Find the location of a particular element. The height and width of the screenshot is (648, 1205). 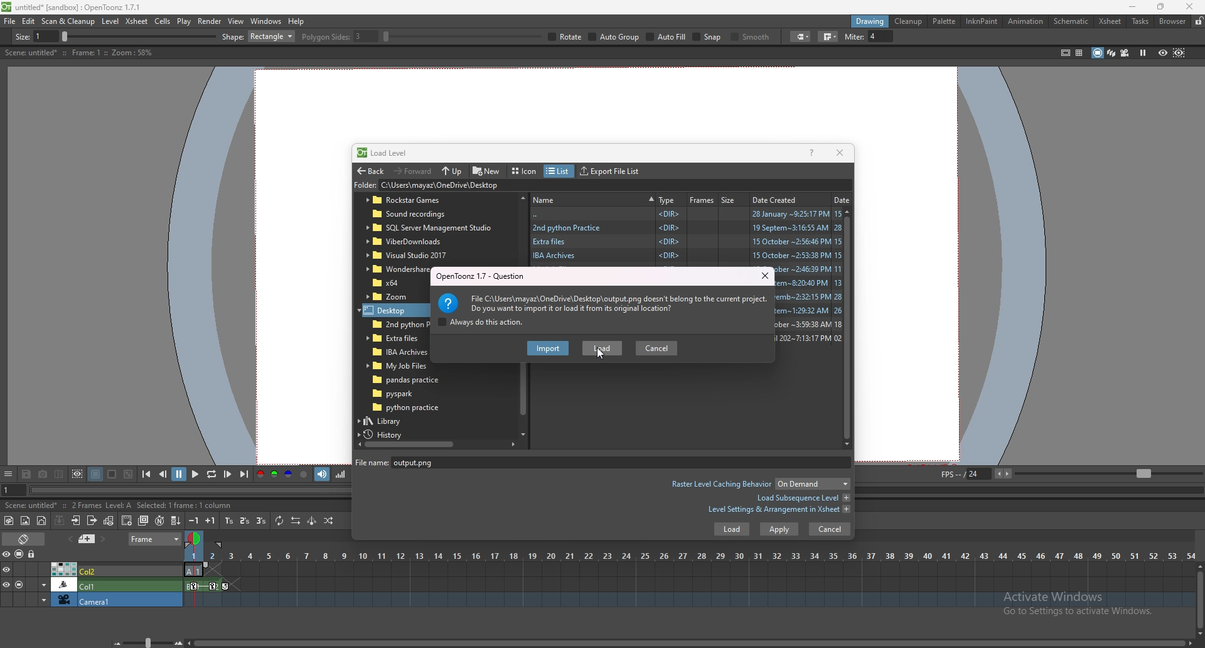

folder is located at coordinates (420, 200).